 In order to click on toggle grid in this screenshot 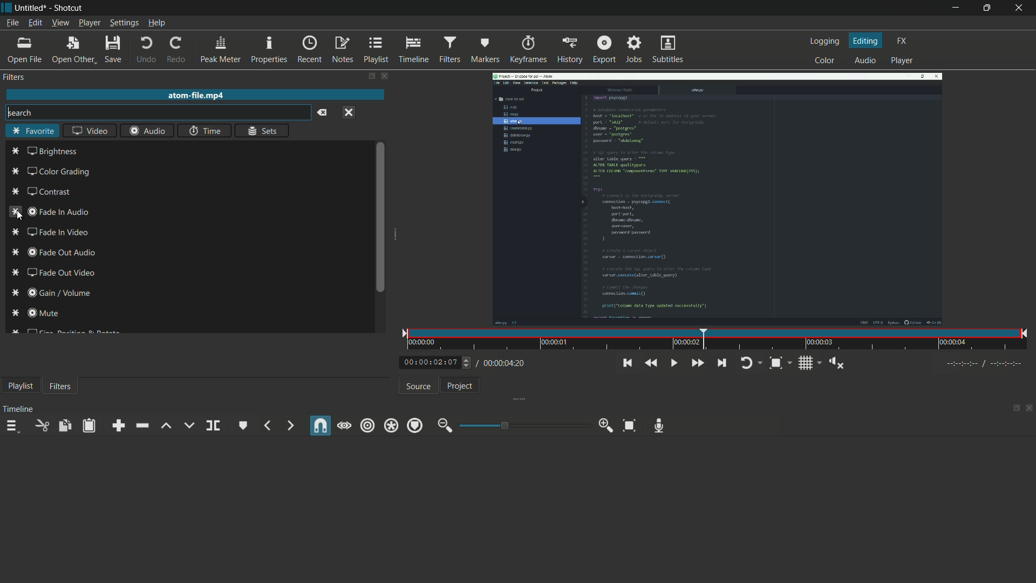, I will do `click(810, 363)`.